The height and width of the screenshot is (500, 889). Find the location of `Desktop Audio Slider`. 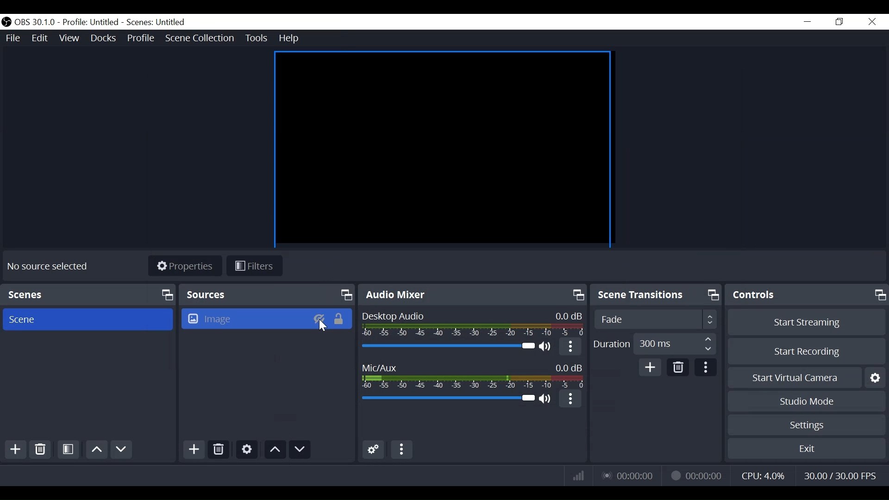

Desktop Audio Slider is located at coordinates (447, 345).